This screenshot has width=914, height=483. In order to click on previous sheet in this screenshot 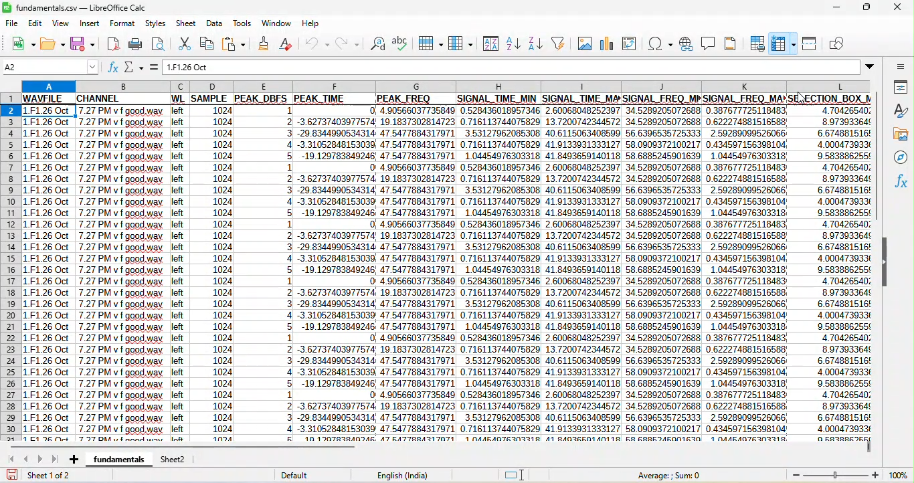, I will do `click(27, 458)`.